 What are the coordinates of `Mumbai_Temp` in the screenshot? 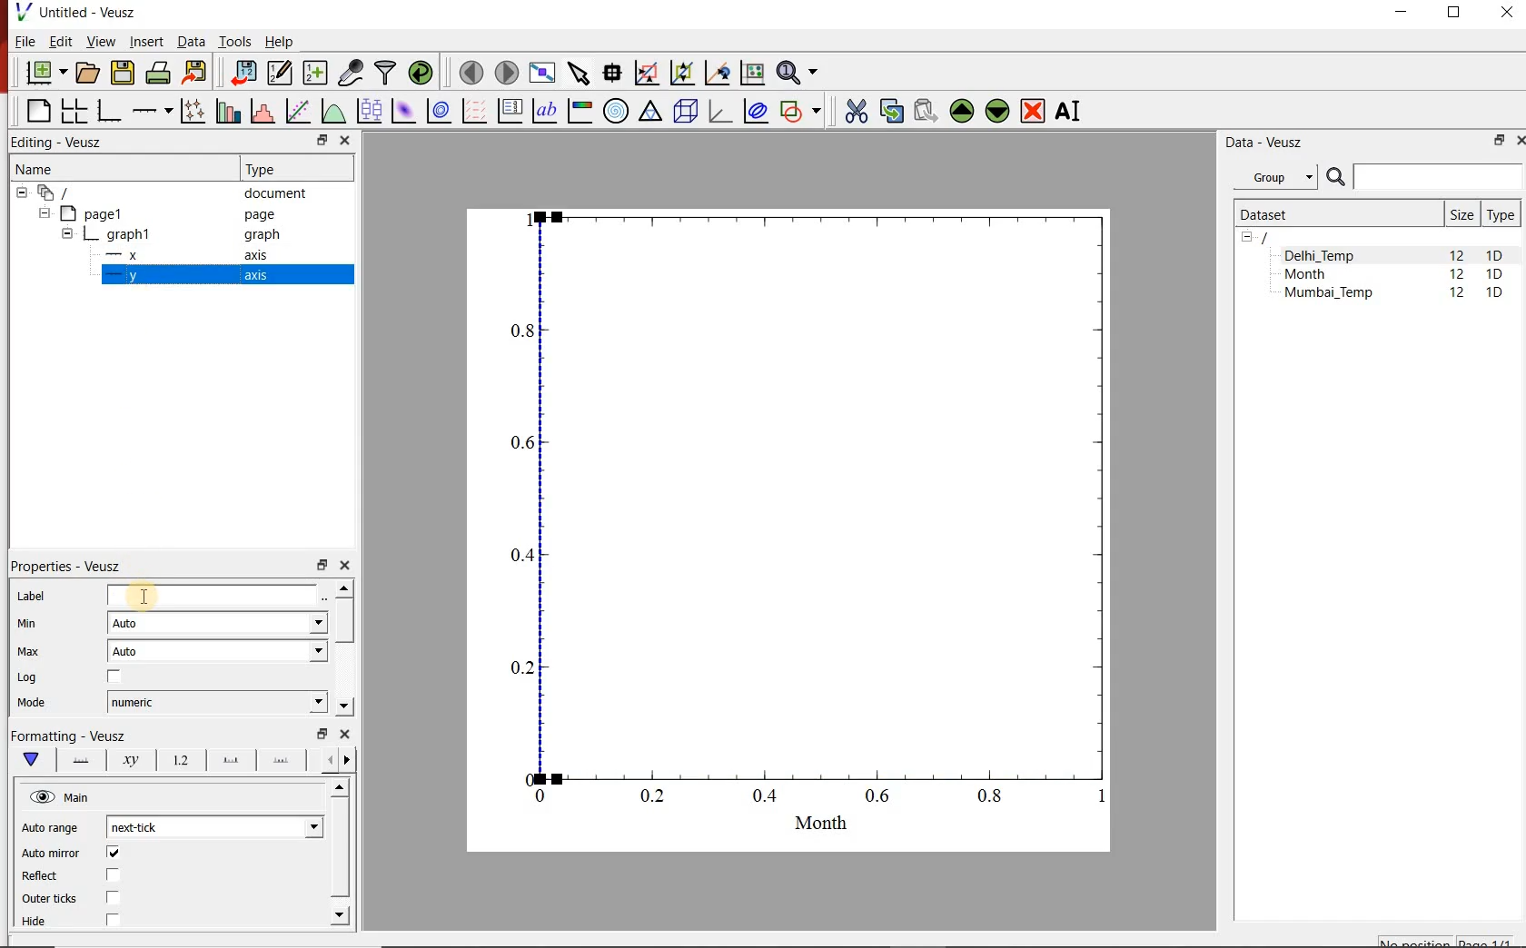 It's located at (1328, 294).